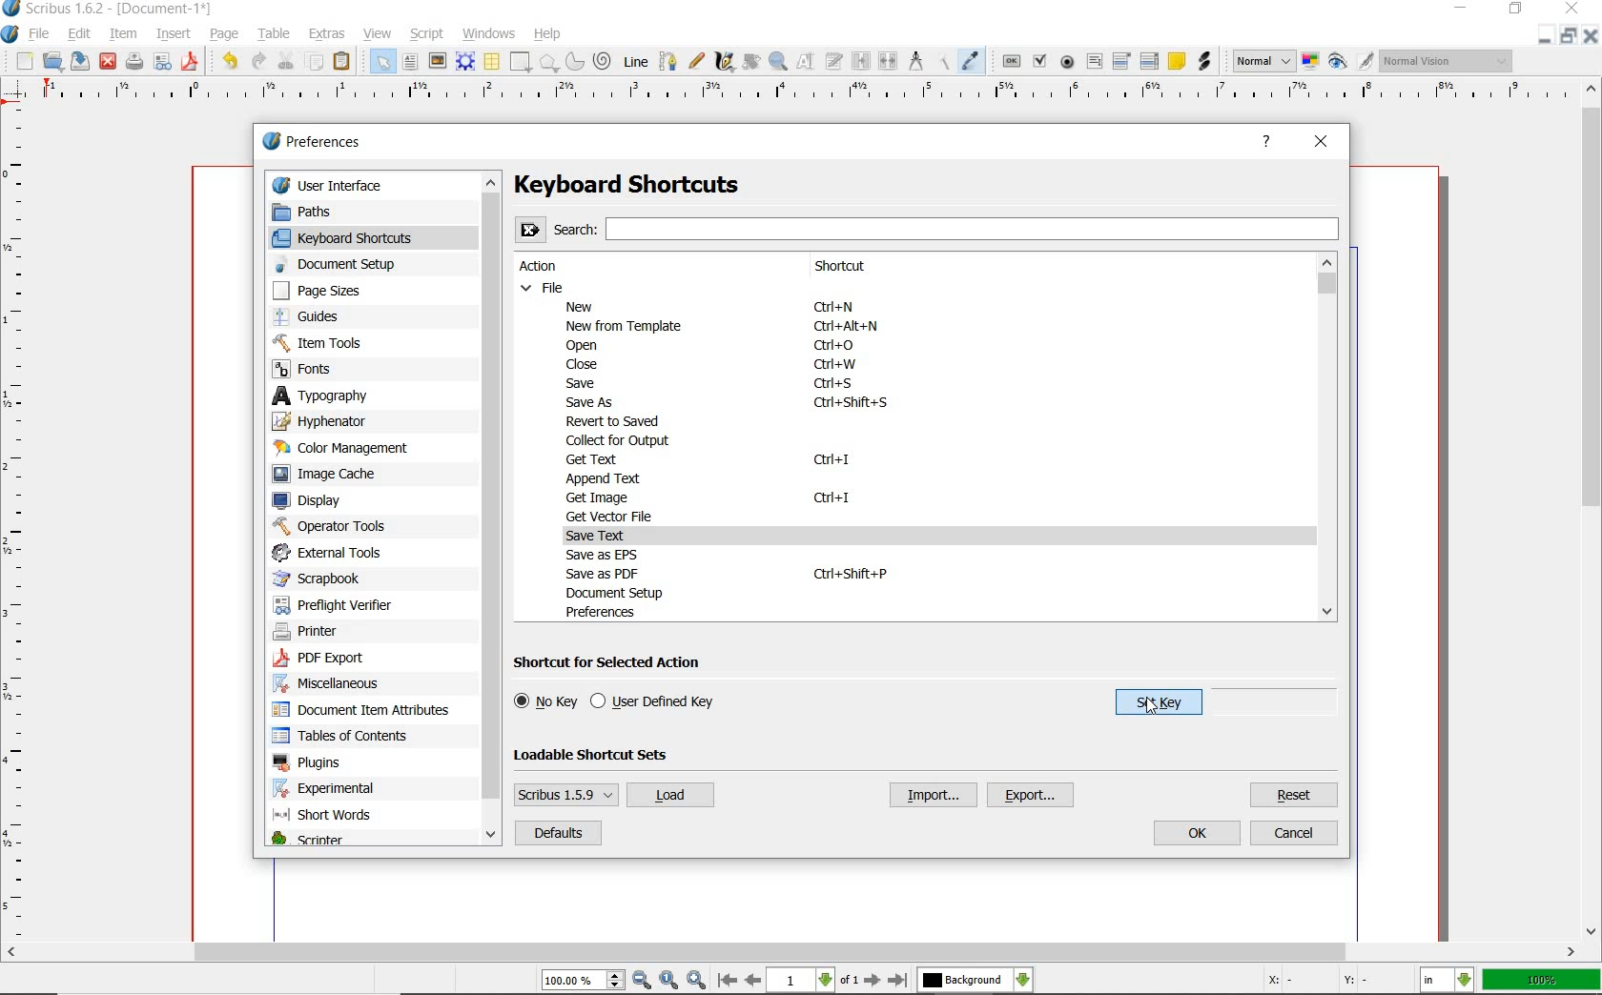  What do you see at coordinates (1149, 706) in the screenshot?
I see `set key` at bounding box center [1149, 706].